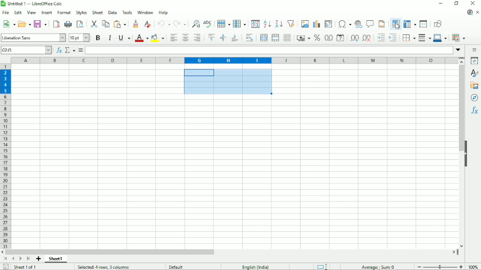 The image size is (481, 270). Describe the element at coordinates (474, 267) in the screenshot. I see `Zoom factor` at that location.